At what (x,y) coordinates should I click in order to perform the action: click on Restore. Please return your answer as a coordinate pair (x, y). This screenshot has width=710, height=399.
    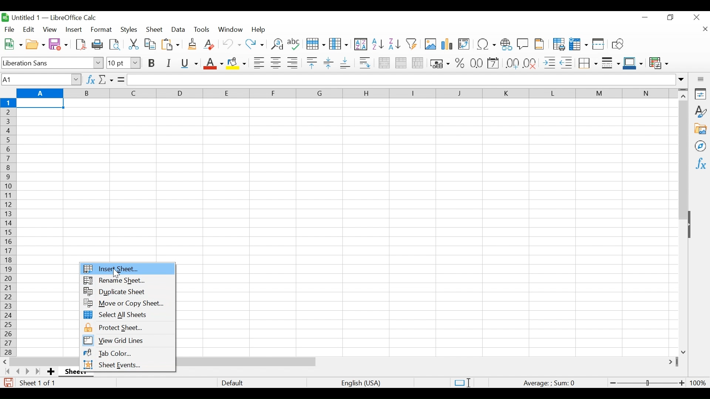
    Looking at the image, I should click on (671, 18).